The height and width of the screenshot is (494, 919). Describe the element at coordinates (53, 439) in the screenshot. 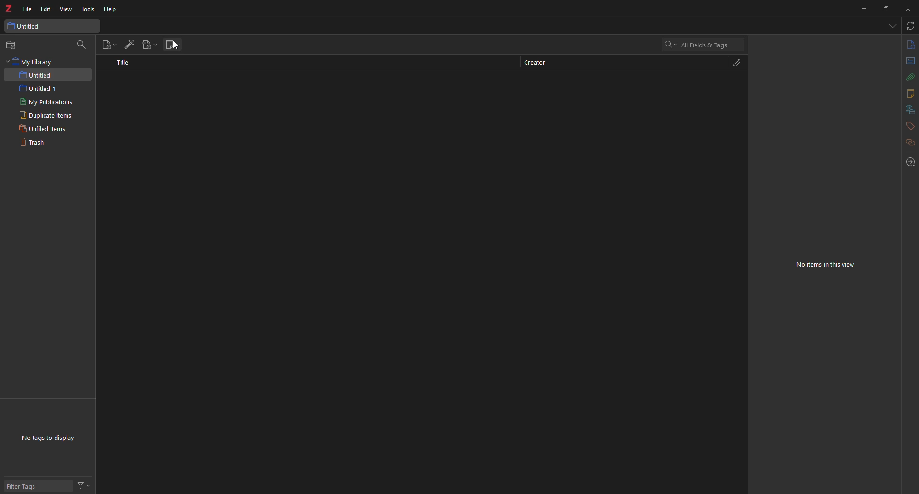

I see `no tags to display` at that location.